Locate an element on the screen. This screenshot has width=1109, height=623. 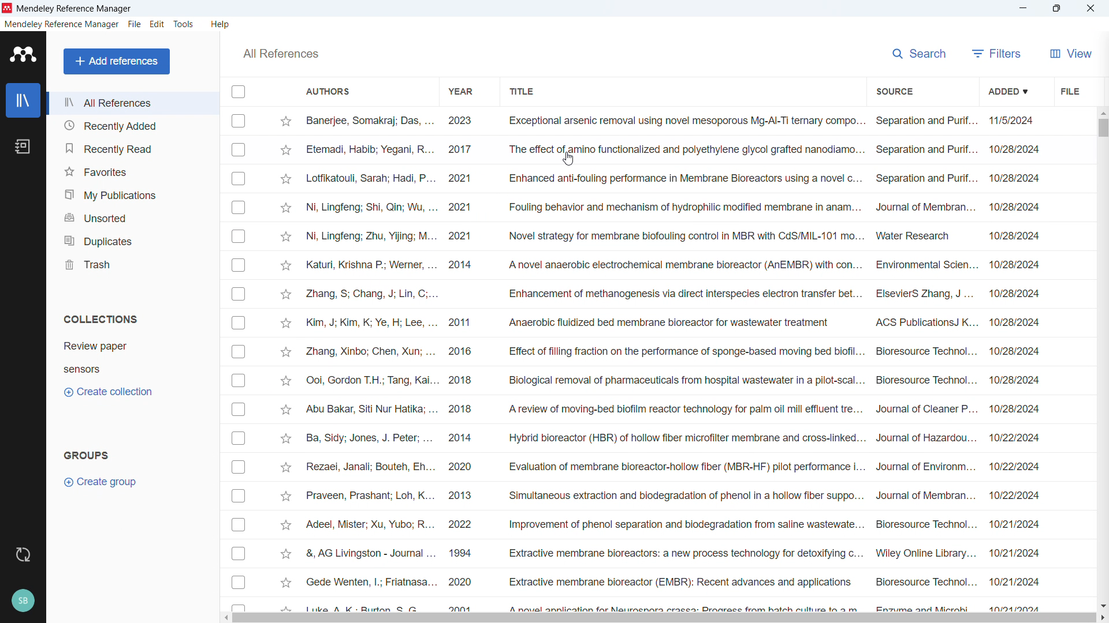
Starmark individual entries  is located at coordinates (288, 362).